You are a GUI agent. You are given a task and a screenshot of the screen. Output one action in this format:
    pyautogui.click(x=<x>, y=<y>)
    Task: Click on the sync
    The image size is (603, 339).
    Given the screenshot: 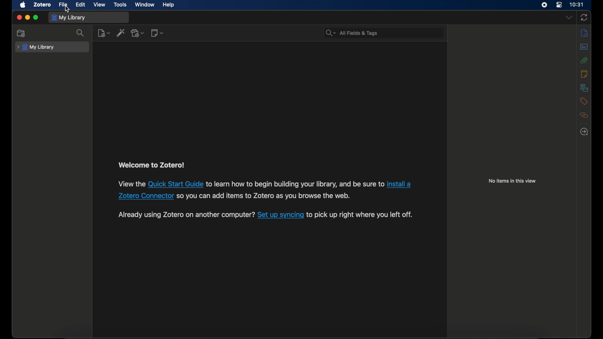 What is the action you would take?
    pyautogui.click(x=584, y=18)
    